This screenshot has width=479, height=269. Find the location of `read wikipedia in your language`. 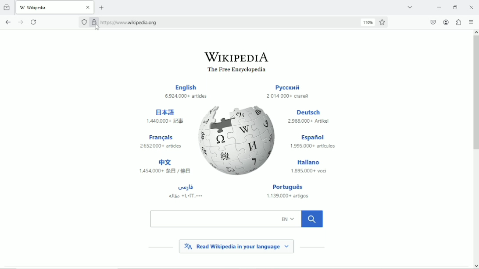

read wikipedia in your language is located at coordinates (236, 246).